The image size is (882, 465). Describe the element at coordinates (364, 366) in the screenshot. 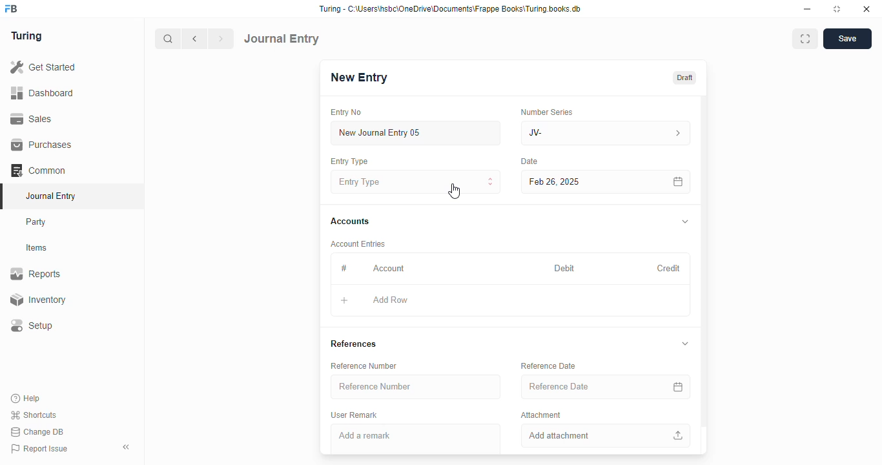

I see `reference number` at that location.